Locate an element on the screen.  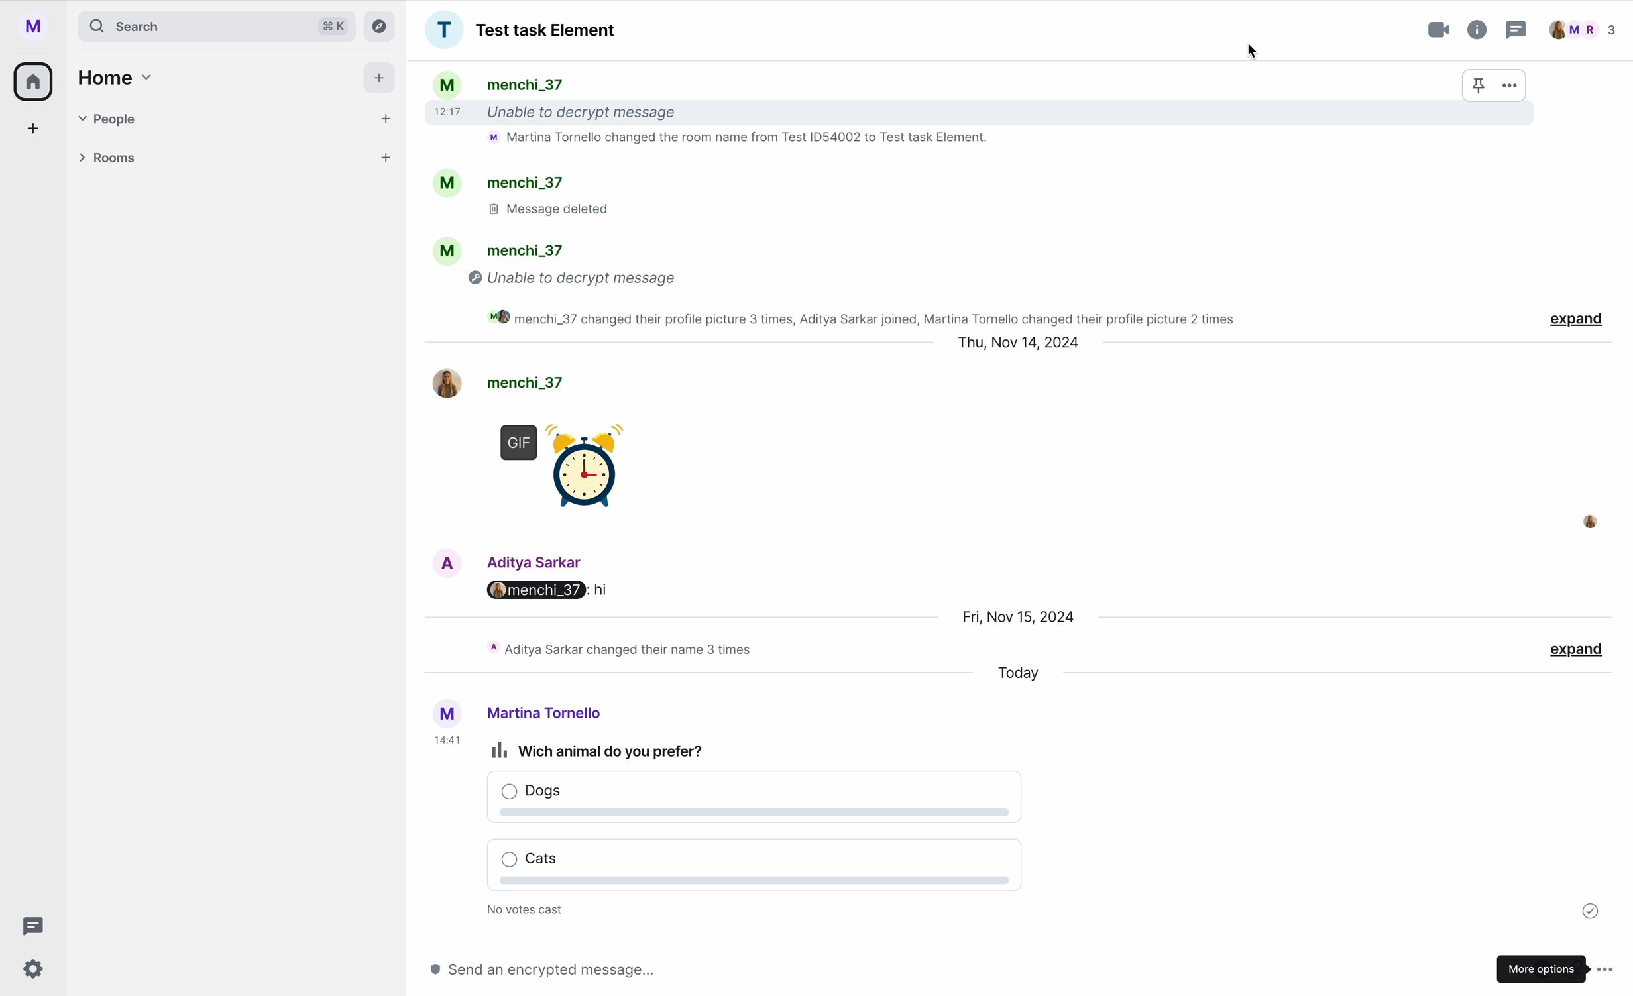
activity chat is located at coordinates (624, 648).